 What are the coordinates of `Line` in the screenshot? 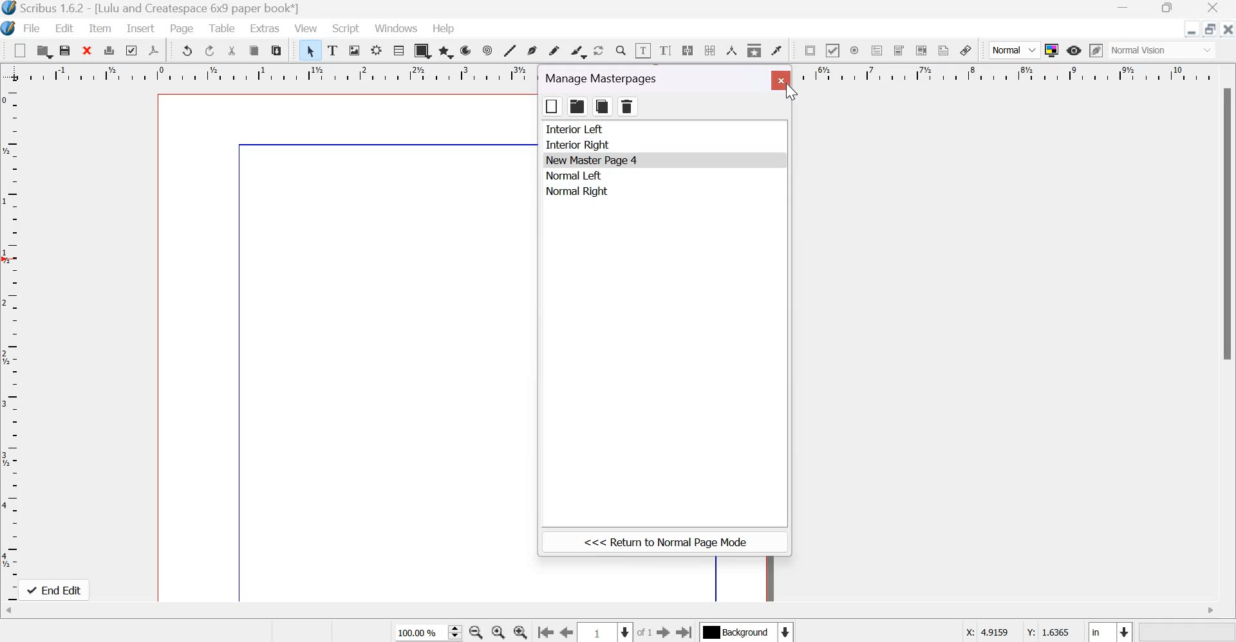 It's located at (510, 51).